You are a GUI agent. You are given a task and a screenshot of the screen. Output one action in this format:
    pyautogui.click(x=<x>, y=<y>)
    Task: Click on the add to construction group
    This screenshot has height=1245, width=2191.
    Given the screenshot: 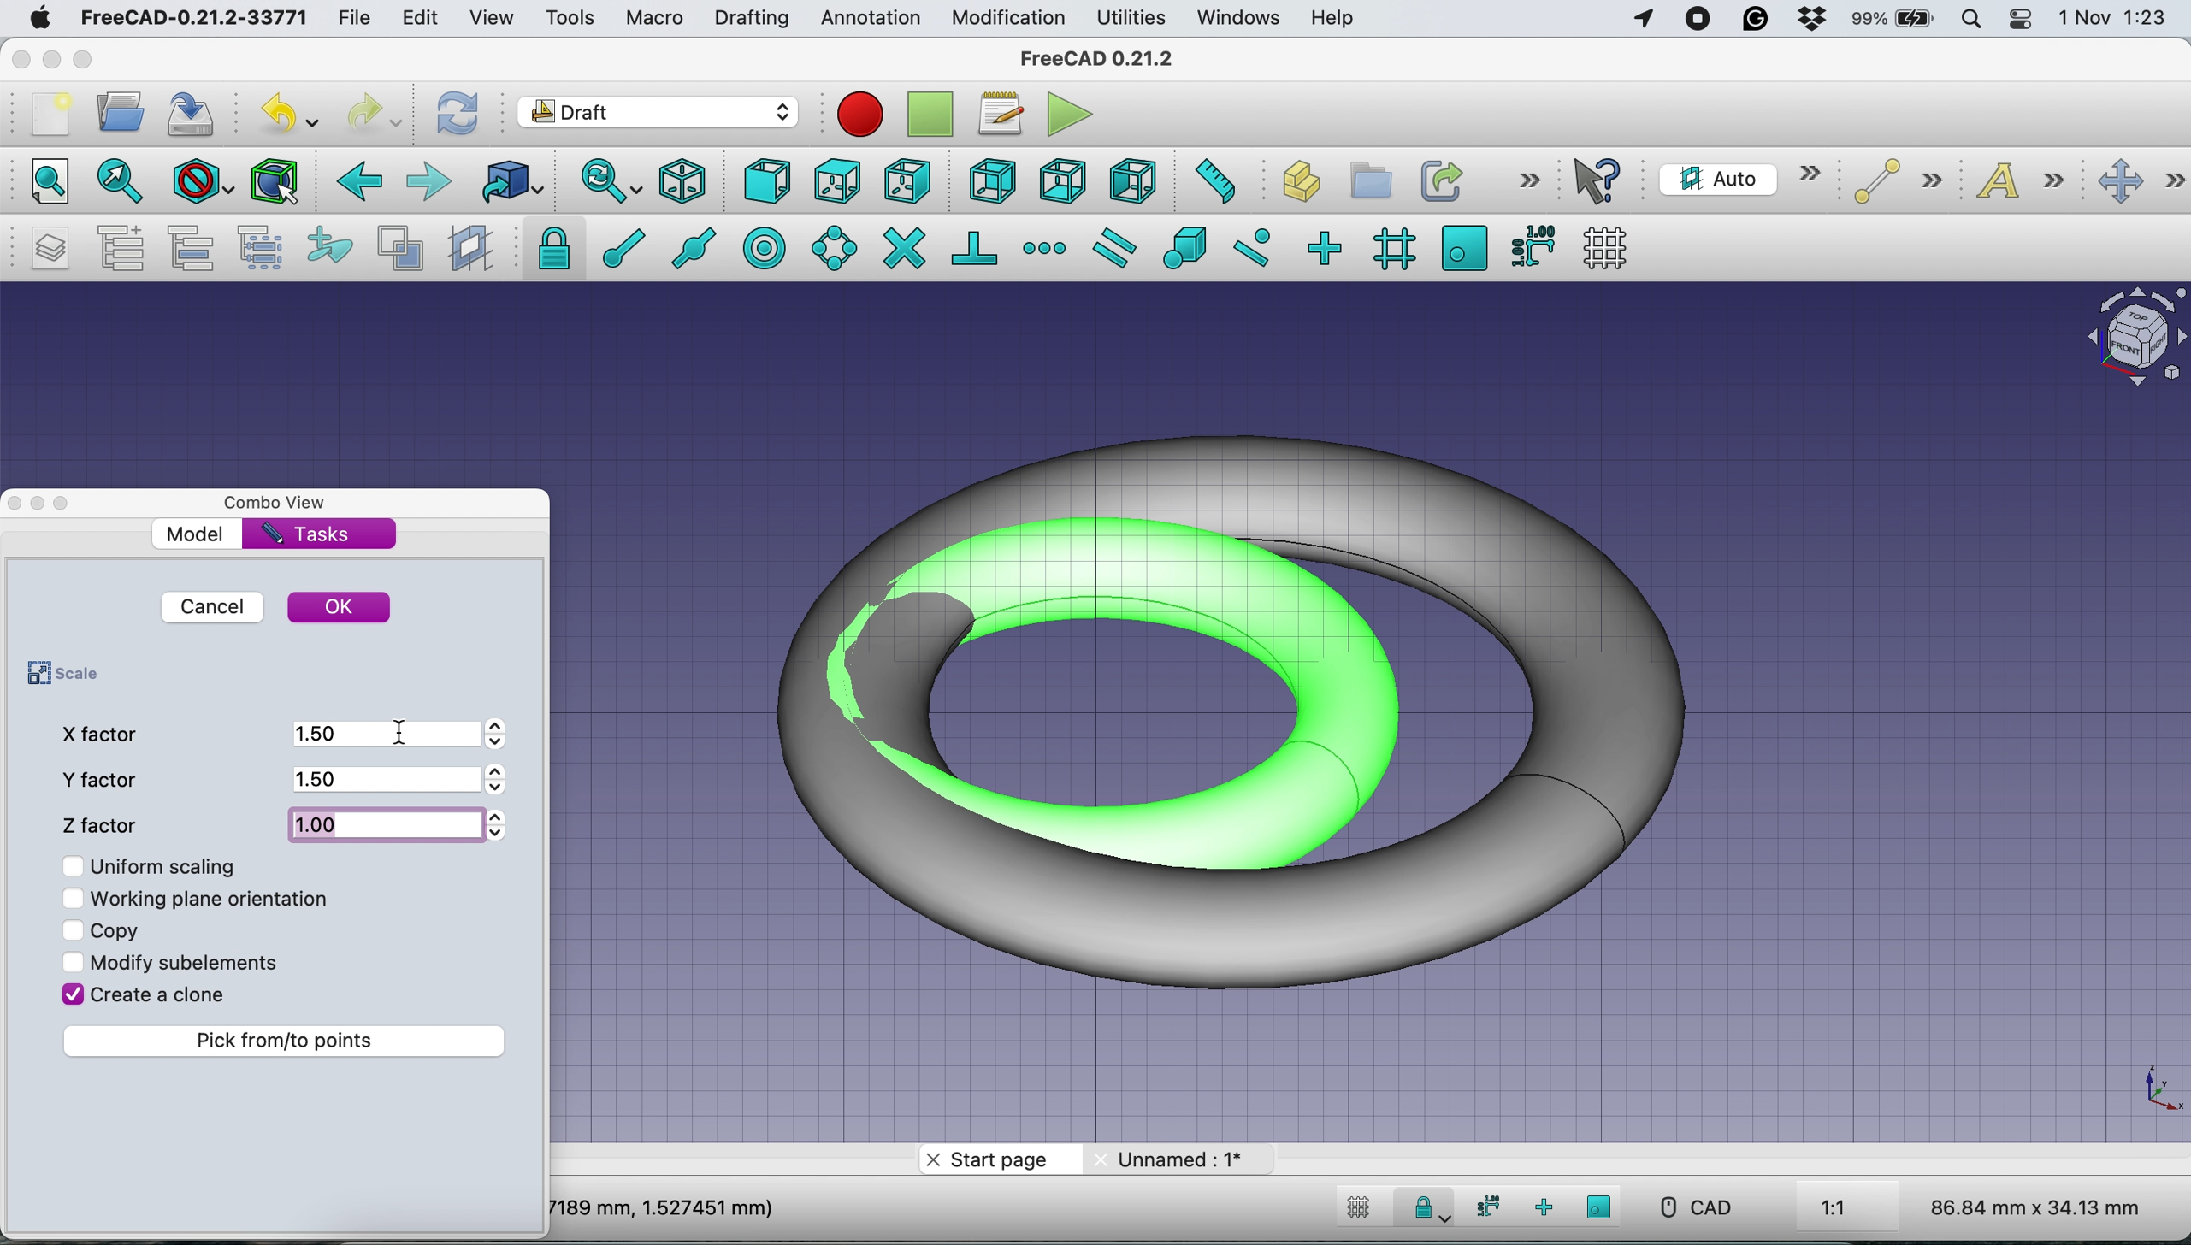 What is the action you would take?
    pyautogui.click(x=323, y=248)
    